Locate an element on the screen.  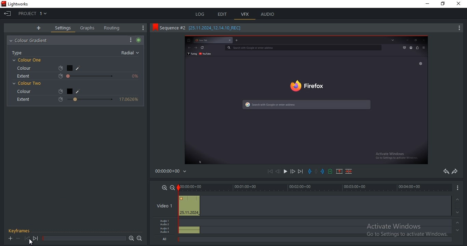
settings is located at coordinates (64, 28).